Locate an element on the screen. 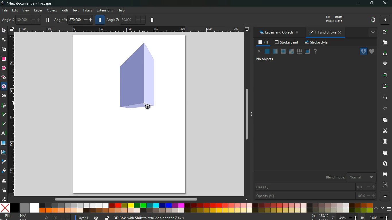  eraser is located at coordinates (5, 199).